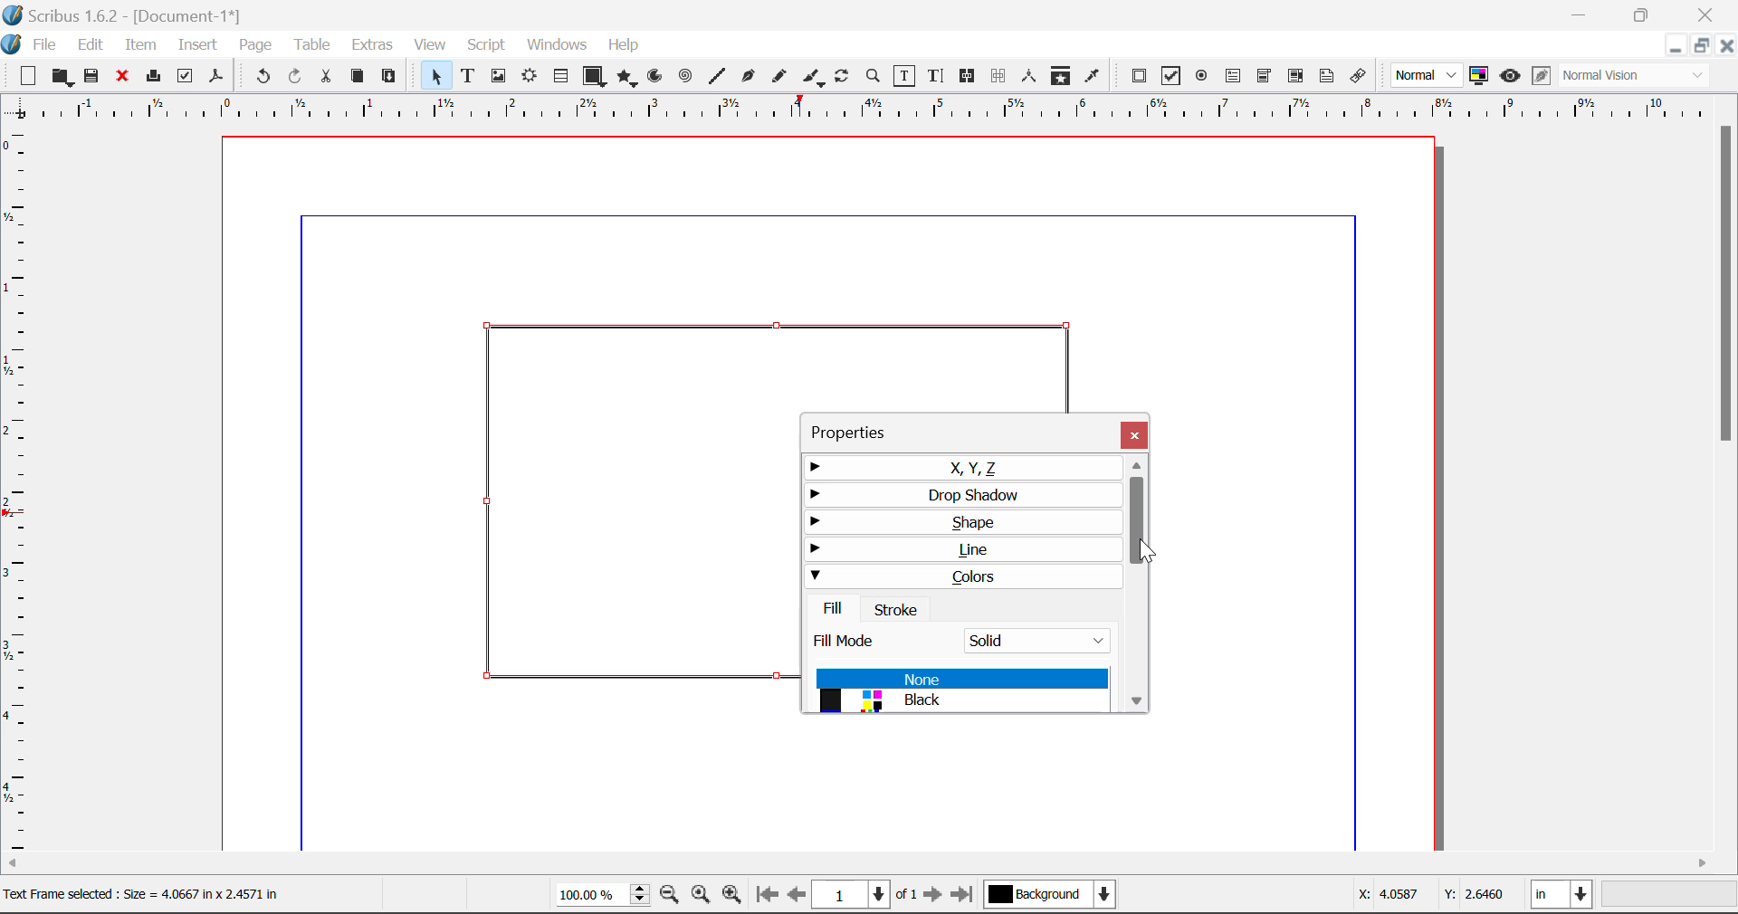 The width and height of the screenshot is (1738, 914). I want to click on Pdf Push Button, so click(1139, 75).